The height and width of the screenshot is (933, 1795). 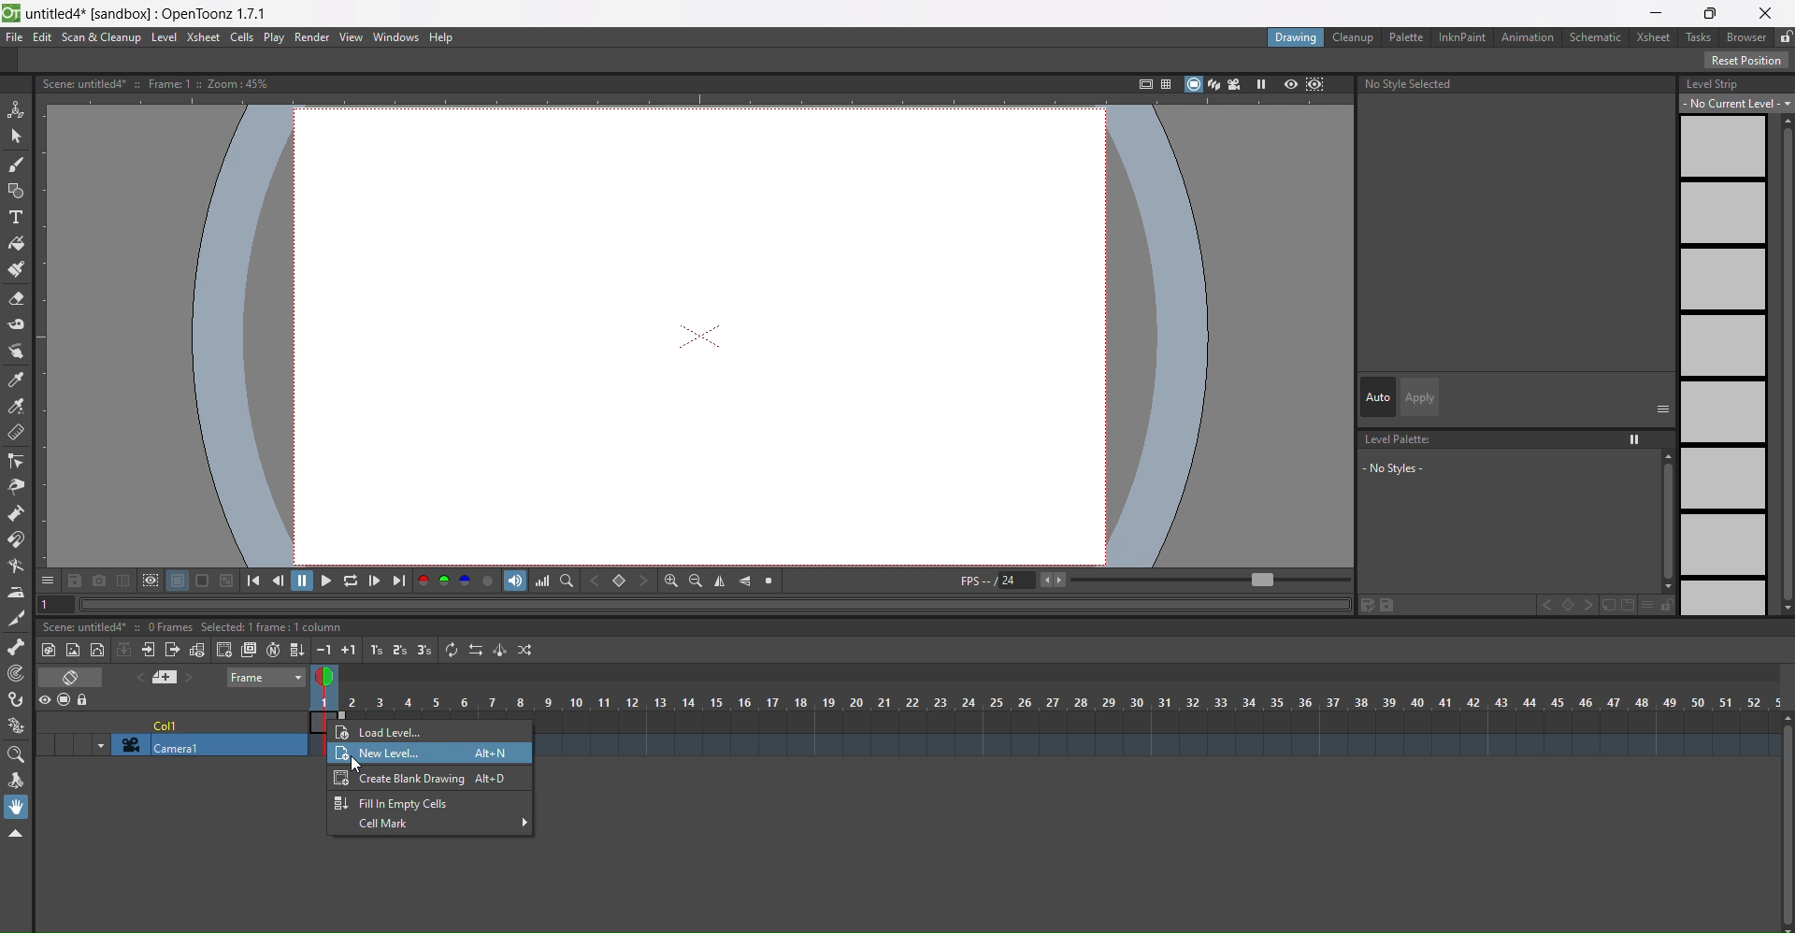 What do you see at coordinates (48, 580) in the screenshot?
I see `options` at bounding box center [48, 580].